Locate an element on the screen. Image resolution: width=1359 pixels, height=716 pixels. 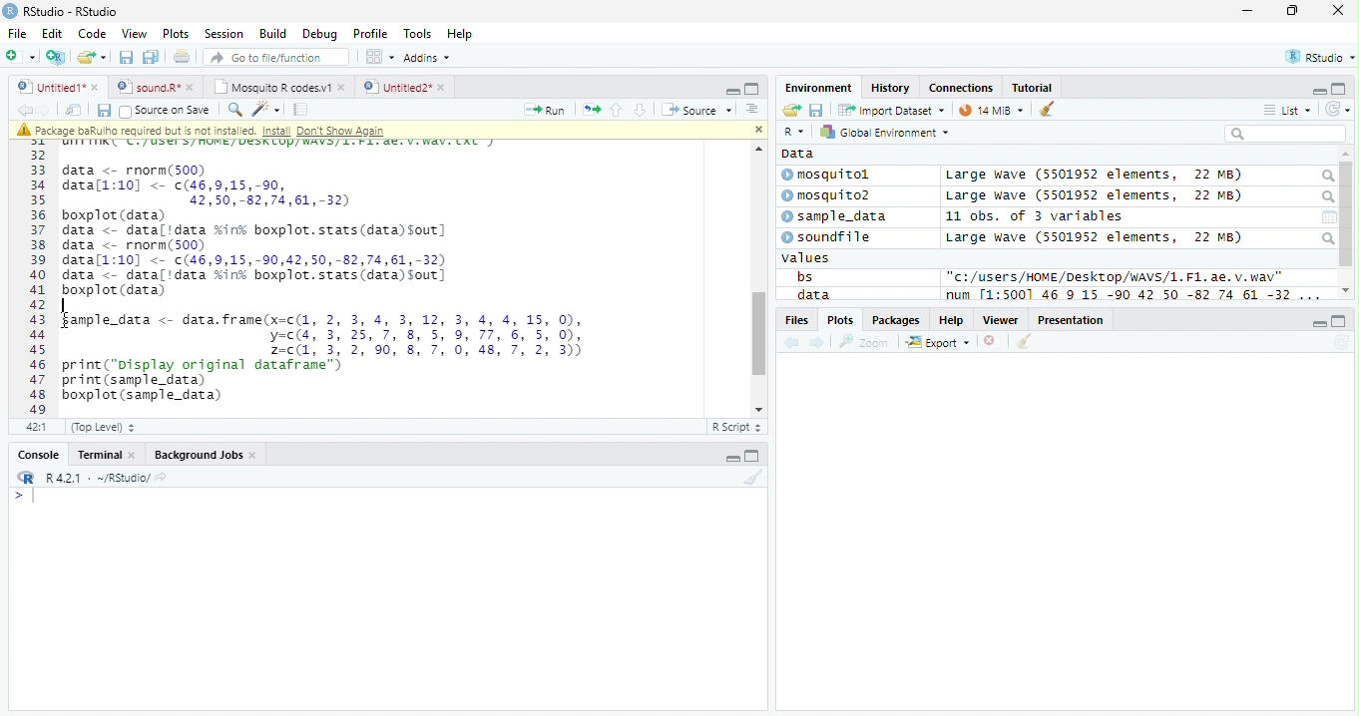
full screen is located at coordinates (1340, 321).